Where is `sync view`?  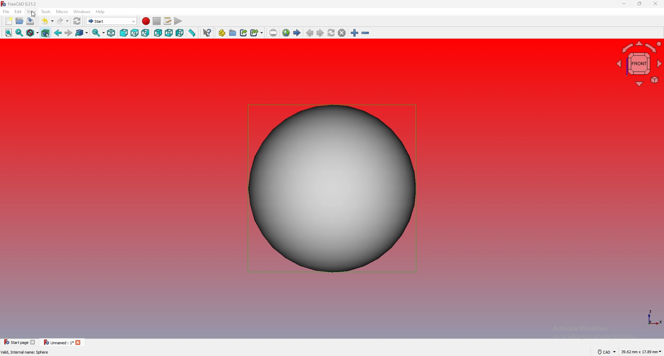 sync view is located at coordinates (98, 33).